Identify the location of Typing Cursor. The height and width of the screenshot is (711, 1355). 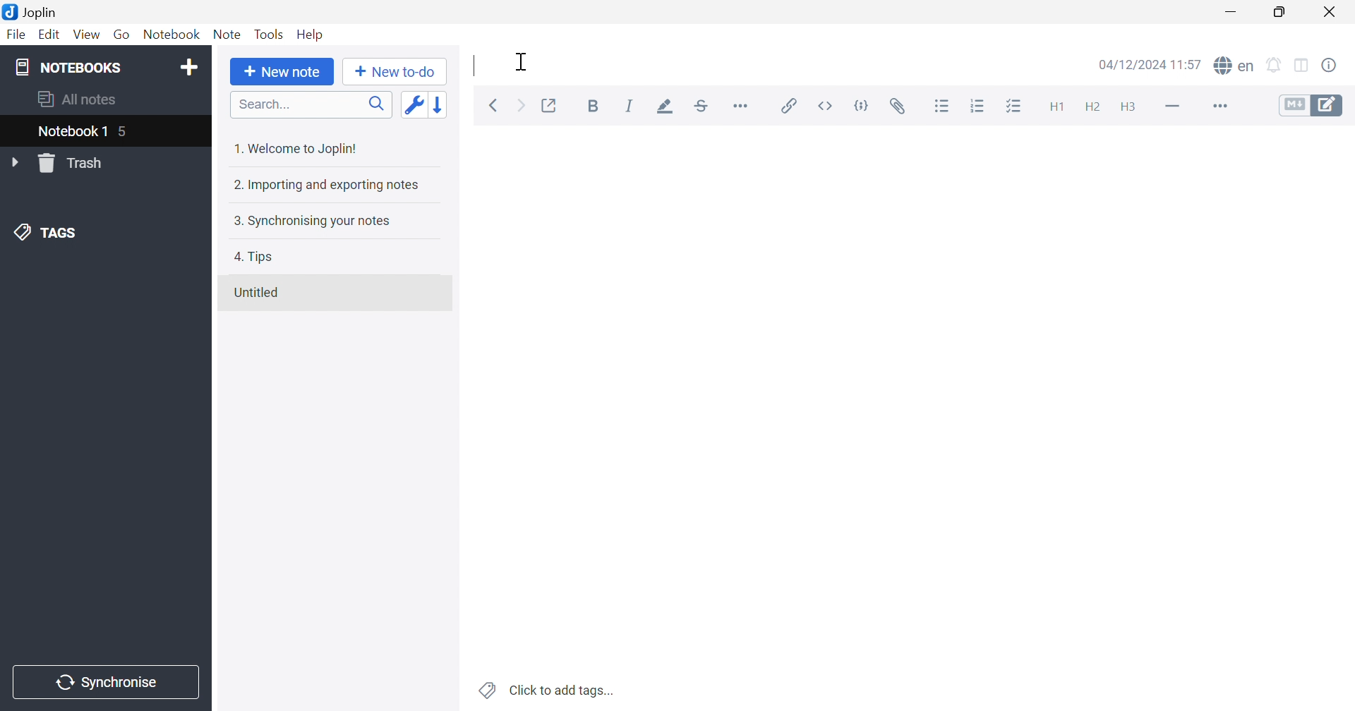
(523, 61).